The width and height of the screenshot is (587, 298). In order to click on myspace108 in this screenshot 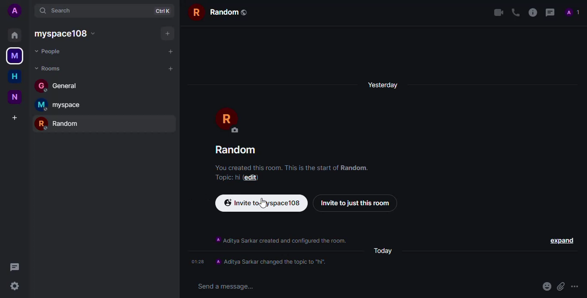, I will do `click(69, 33)`.